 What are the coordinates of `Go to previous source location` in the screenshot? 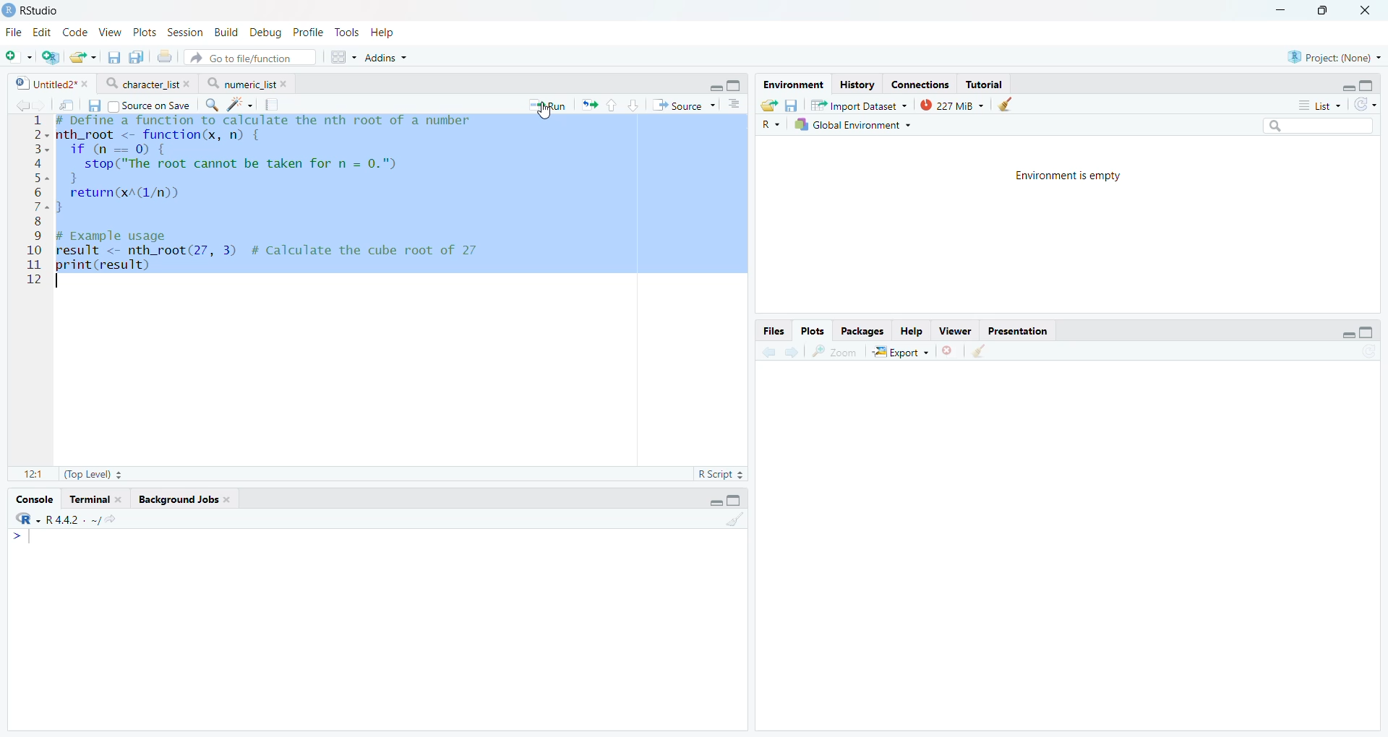 It's located at (21, 105).